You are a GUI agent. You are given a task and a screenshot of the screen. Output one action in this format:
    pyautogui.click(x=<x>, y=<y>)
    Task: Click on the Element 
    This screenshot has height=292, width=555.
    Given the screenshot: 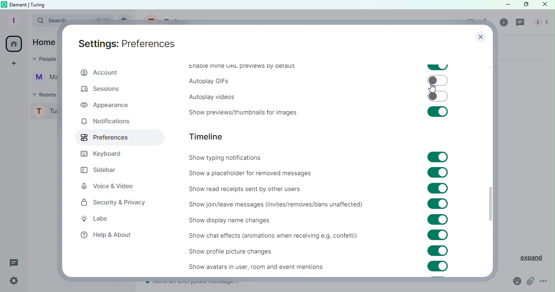 What is the action you would take?
    pyautogui.click(x=19, y=4)
    